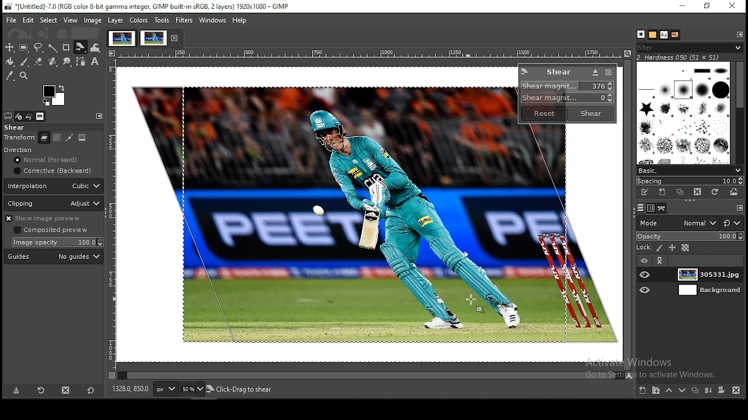  Describe the element at coordinates (162, 20) in the screenshot. I see `tools` at that location.